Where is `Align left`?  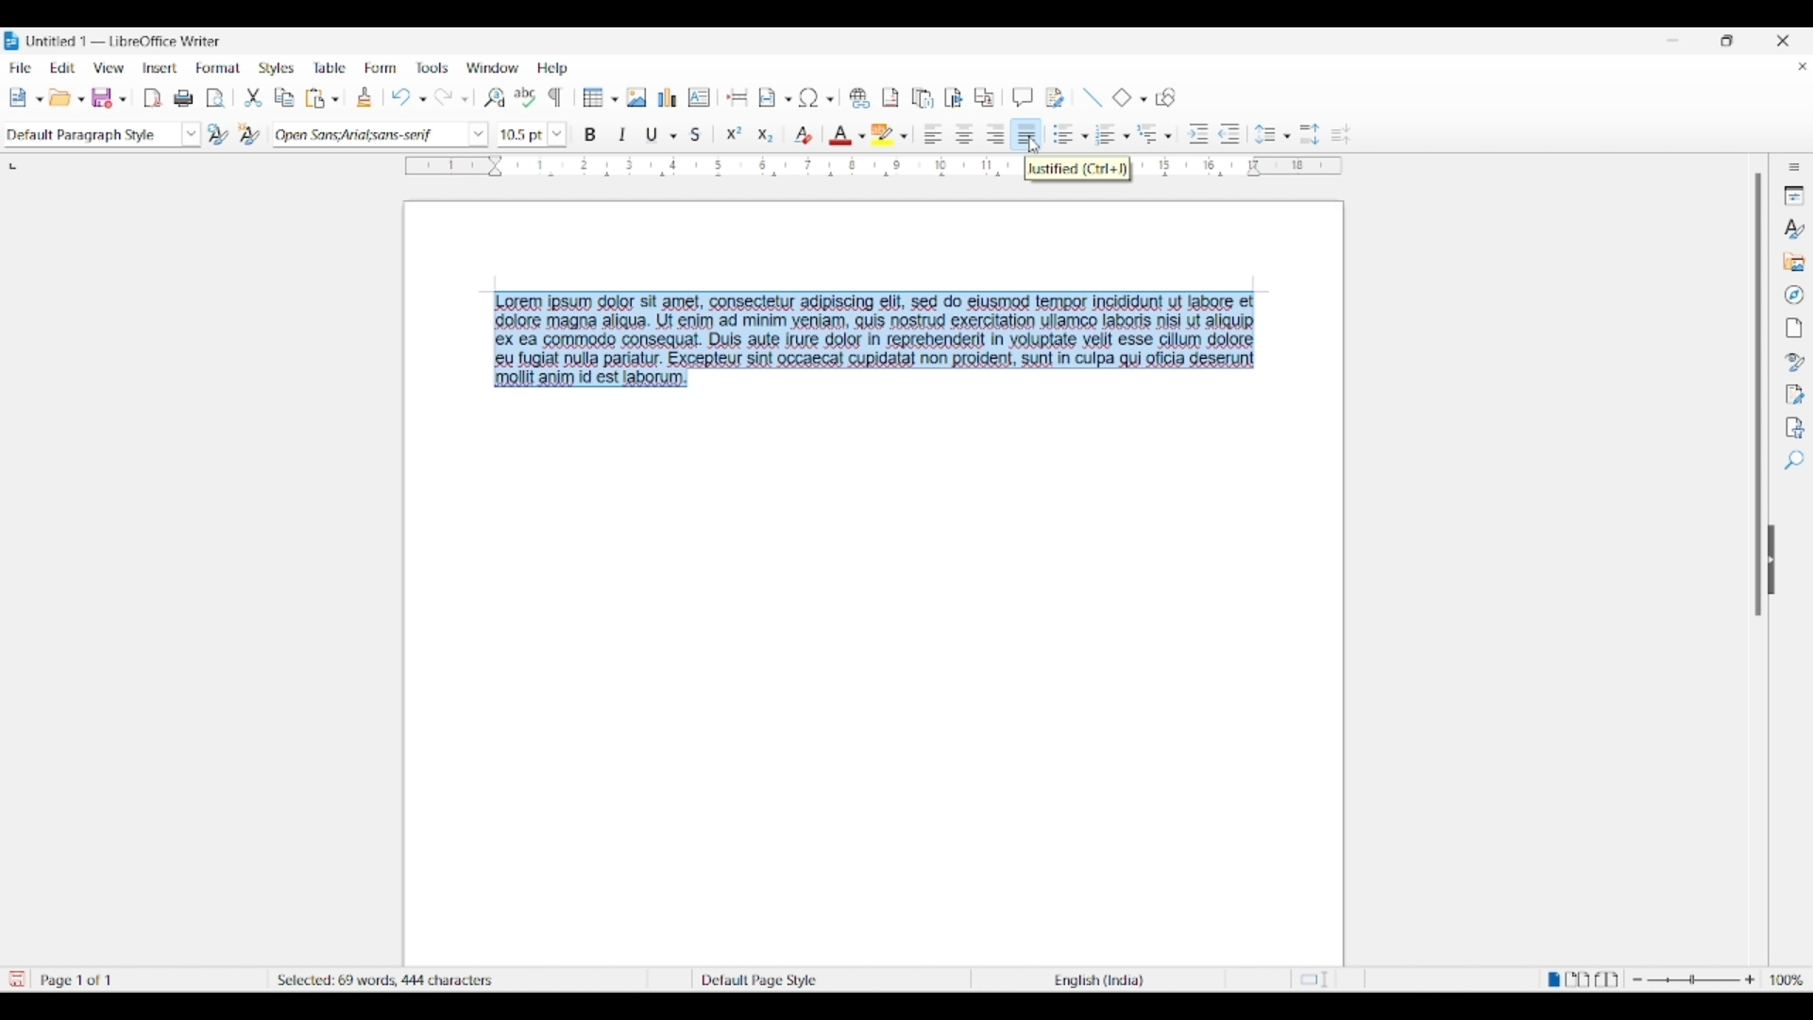 Align left is located at coordinates (934, 133).